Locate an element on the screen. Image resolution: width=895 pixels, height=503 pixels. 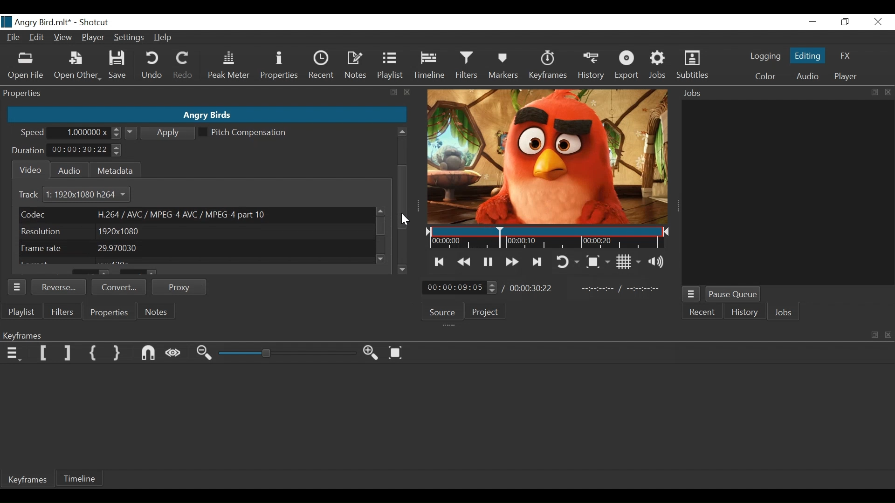
Audio is located at coordinates (67, 170).